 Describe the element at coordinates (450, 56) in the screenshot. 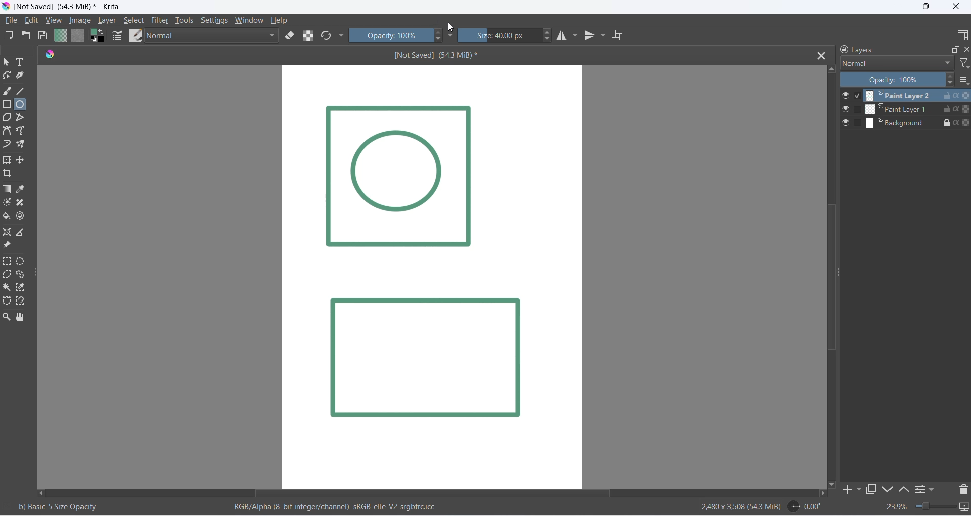

I see `[Not Saved] (48.1 MiB)*` at that location.